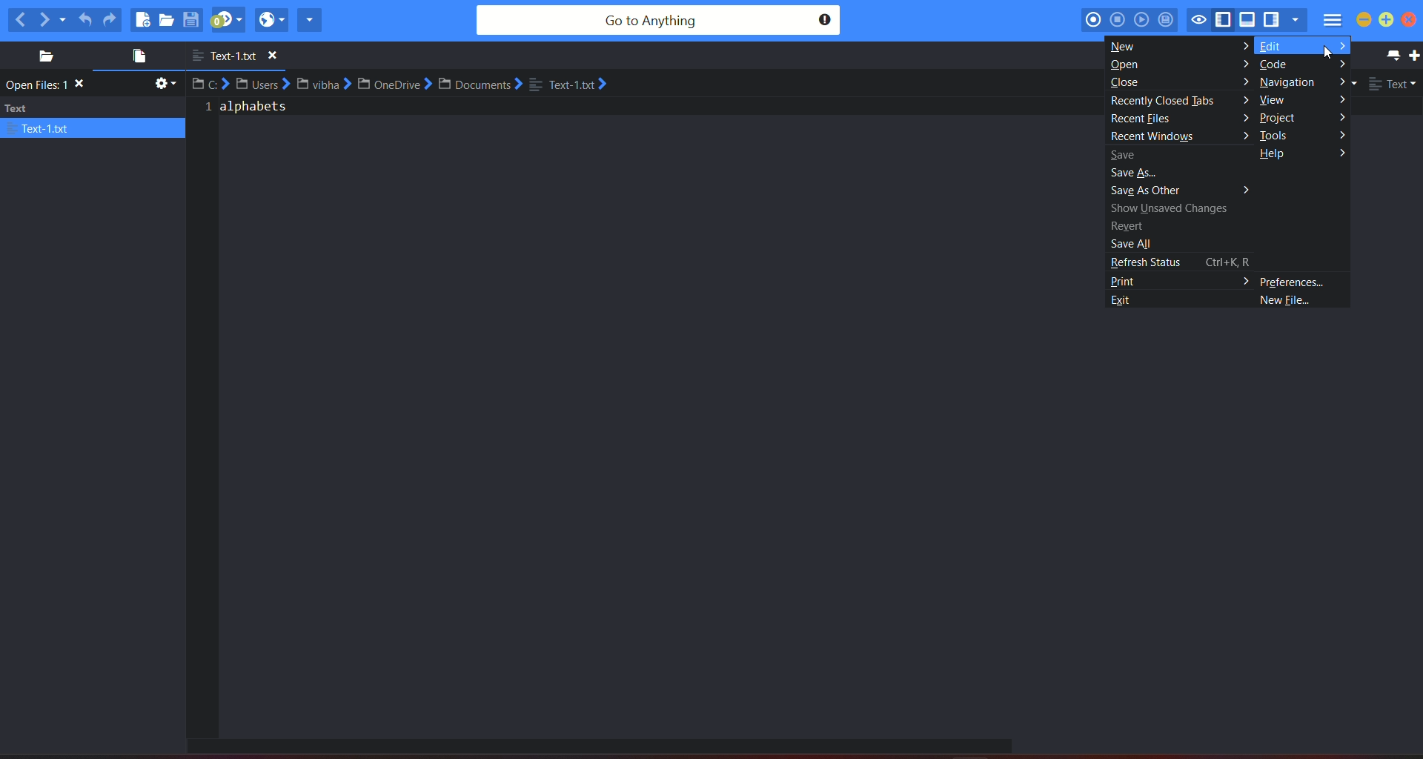 The image size is (1423, 759). I want to click on More, so click(1343, 80).